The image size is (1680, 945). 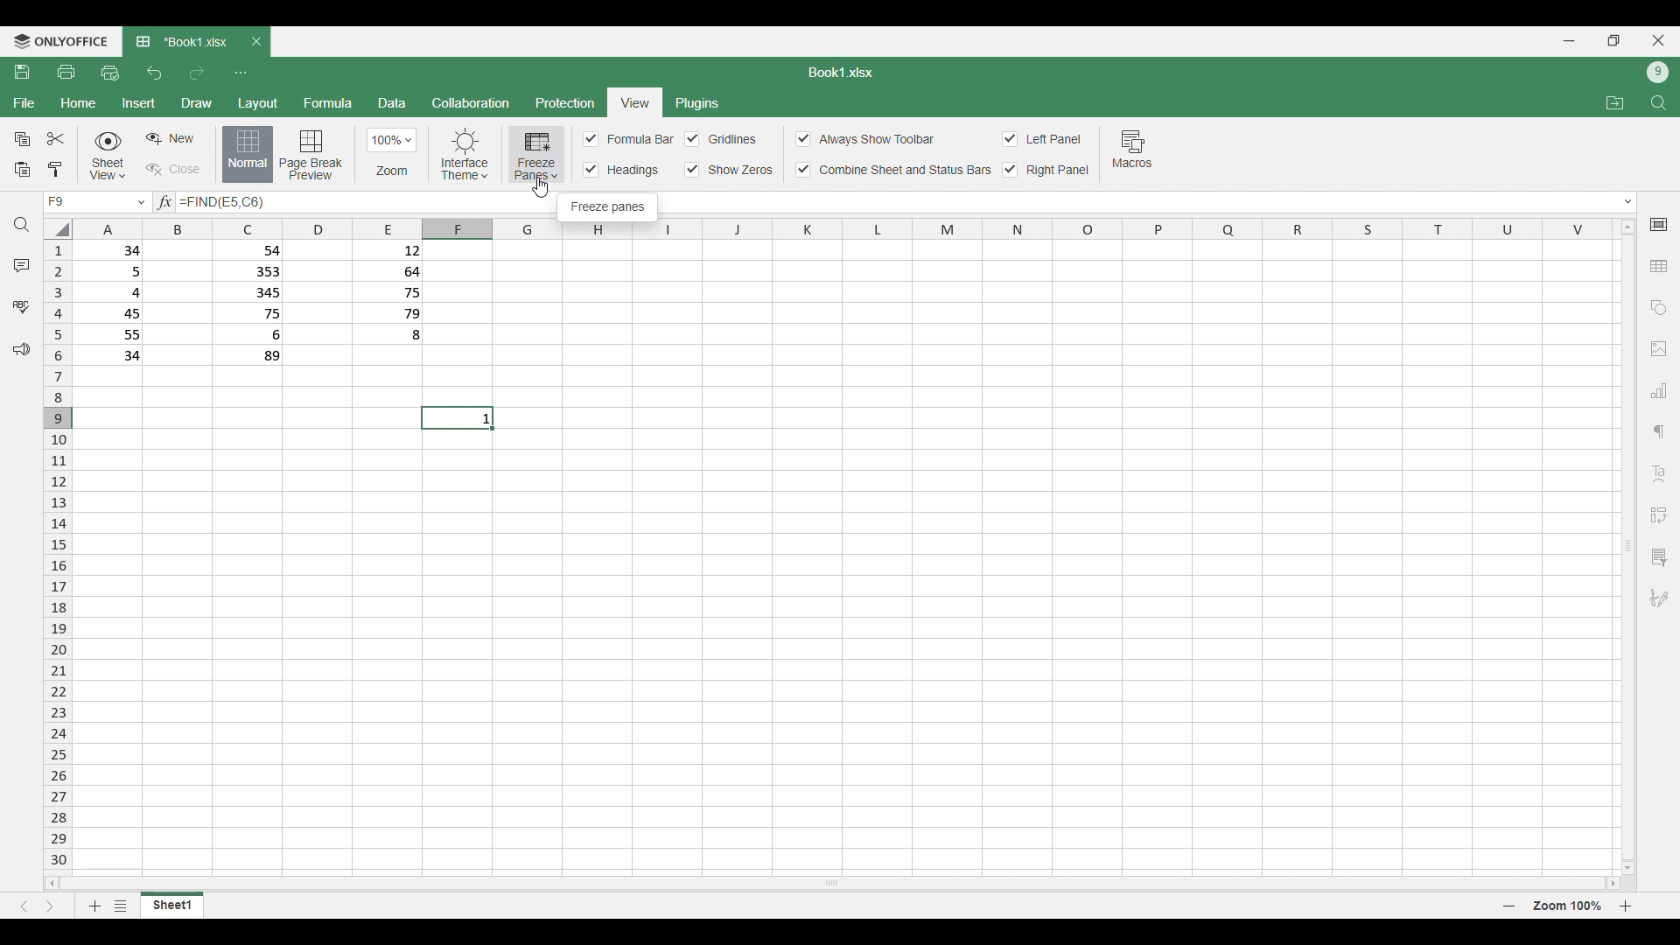 I want to click on Freeze pane options, so click(x=536, y=154).